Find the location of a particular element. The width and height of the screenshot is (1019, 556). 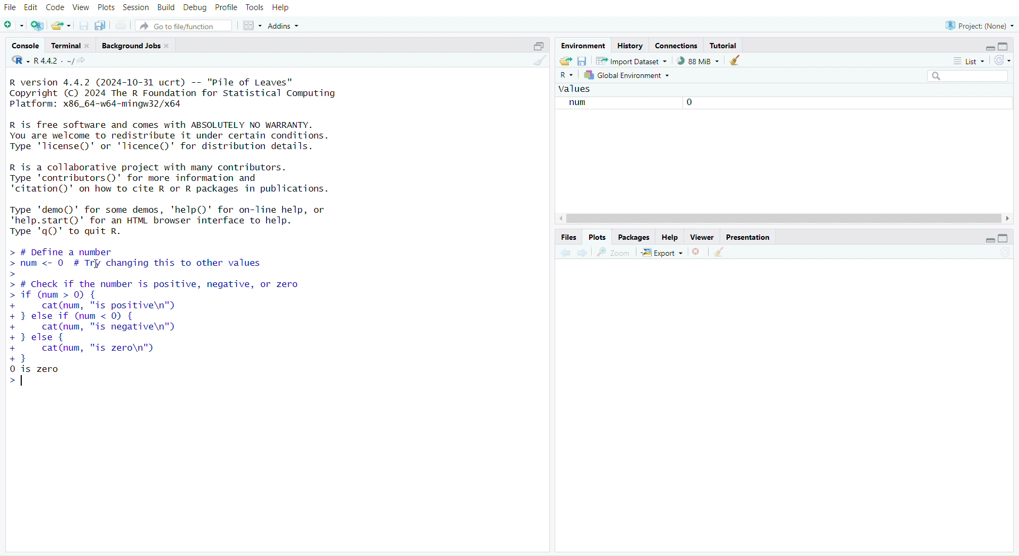

session is located at coordinates (137, 8).